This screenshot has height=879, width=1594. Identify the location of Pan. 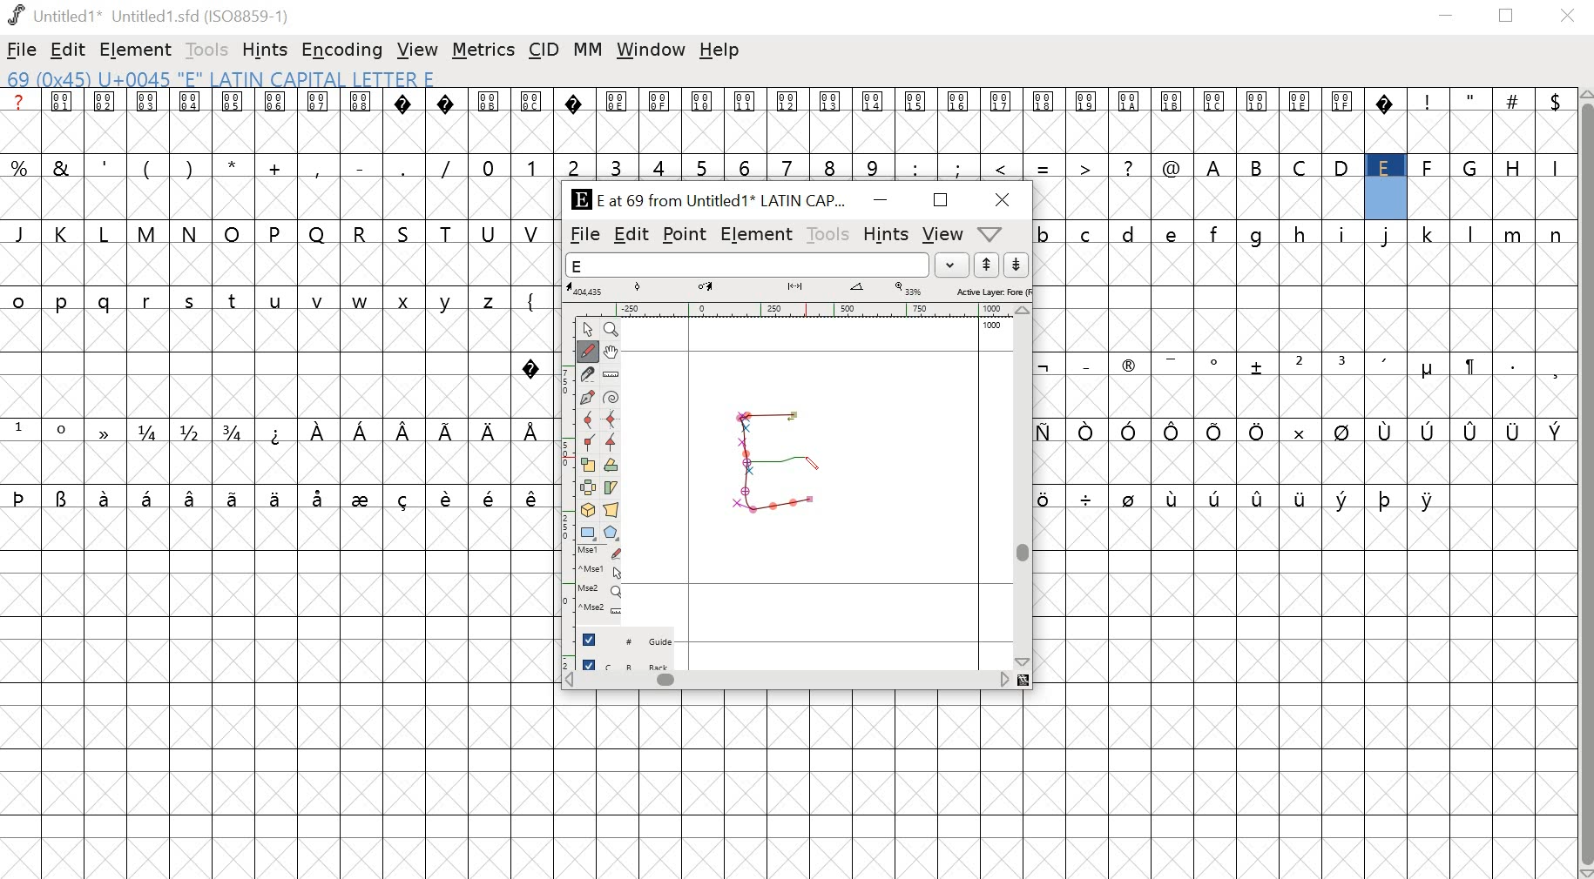
(614, 352).